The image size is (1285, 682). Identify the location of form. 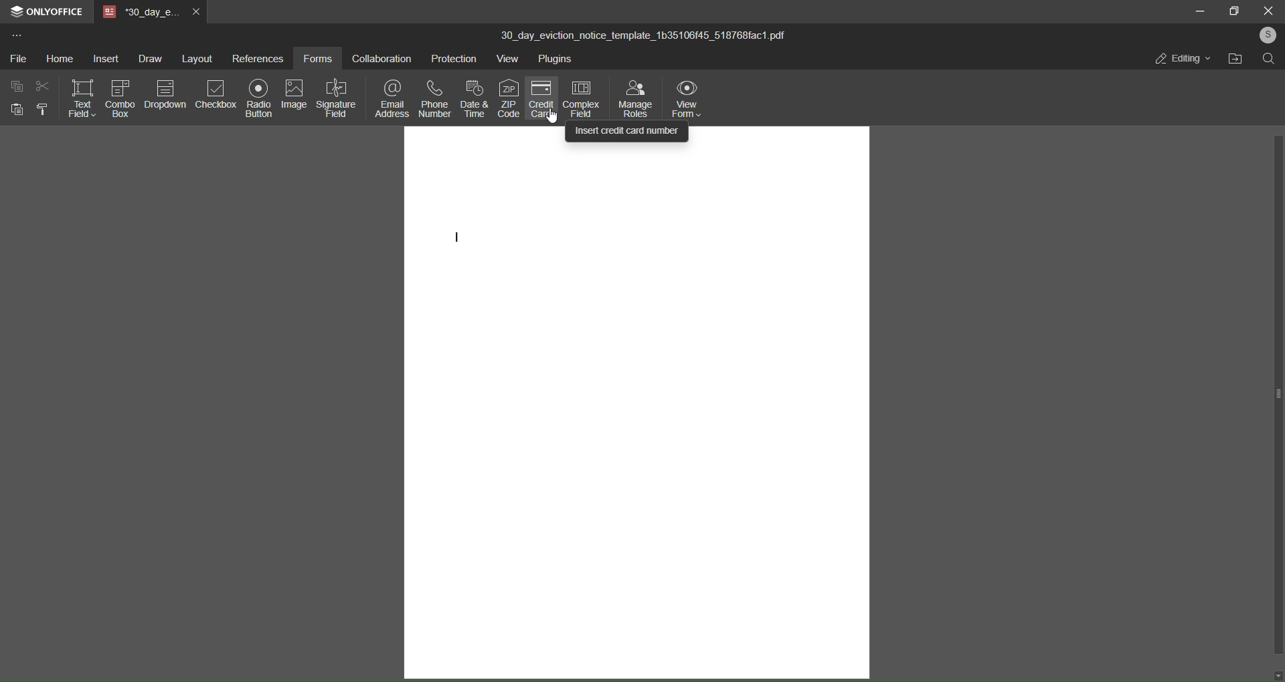
(321, 58).